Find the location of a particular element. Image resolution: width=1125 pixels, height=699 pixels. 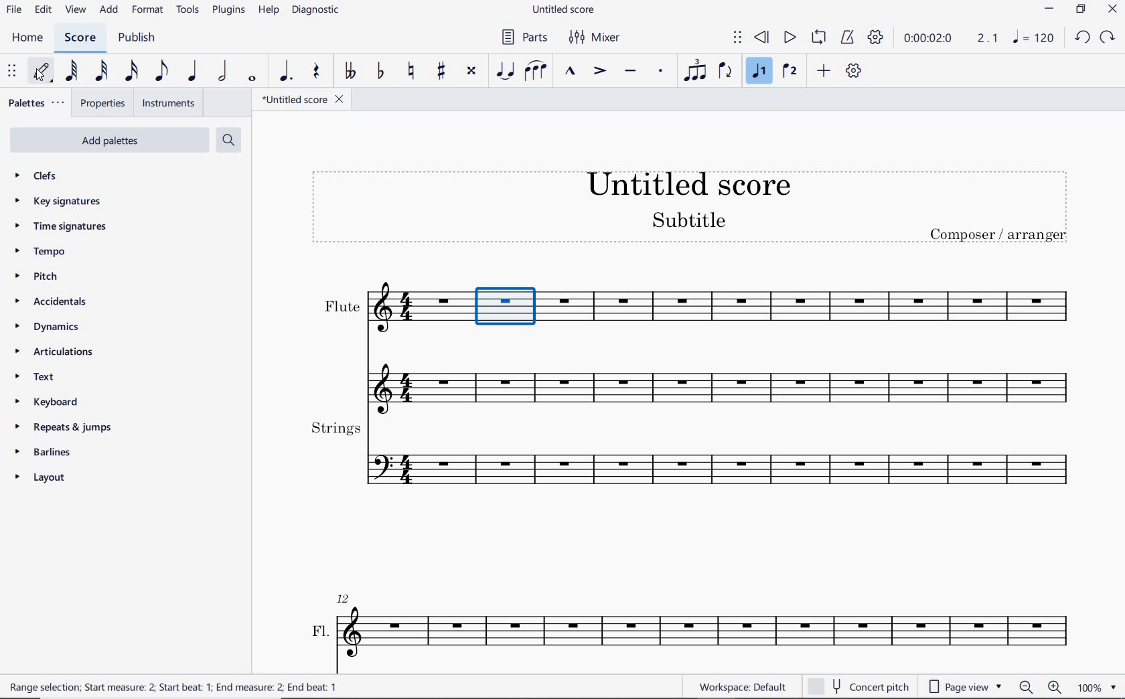

concert pitch is located at coordinates (858, 684).